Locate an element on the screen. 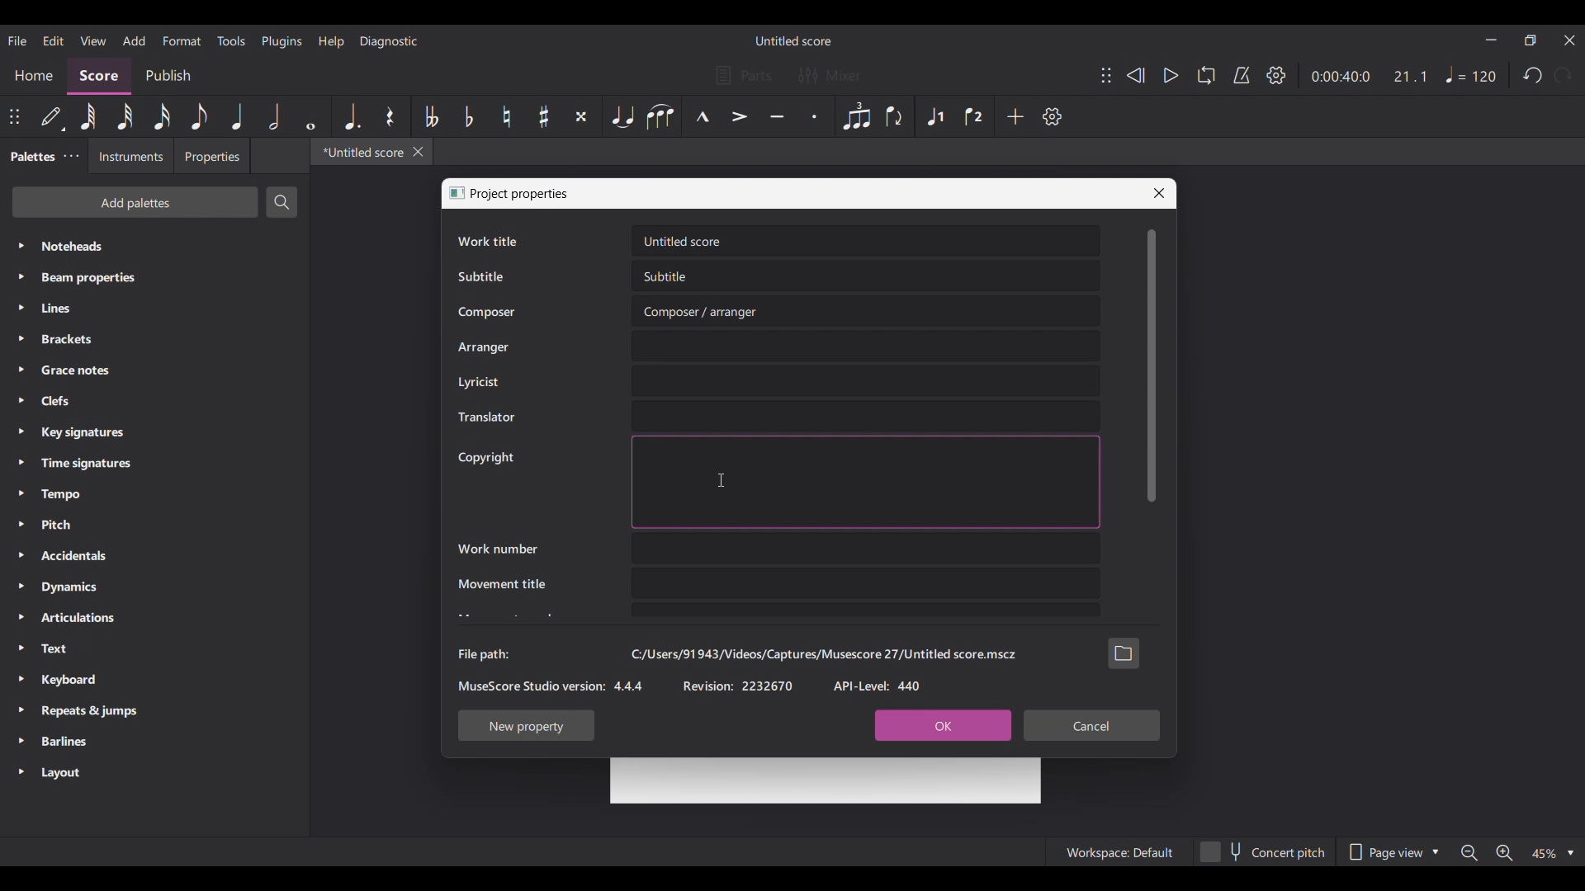 This screenshot has height=891, width=1585. Work number is located at coordinates (498, 549).